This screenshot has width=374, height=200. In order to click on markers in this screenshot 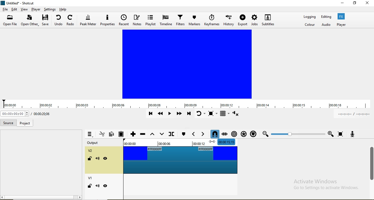, I will do `click(194, 20)`.